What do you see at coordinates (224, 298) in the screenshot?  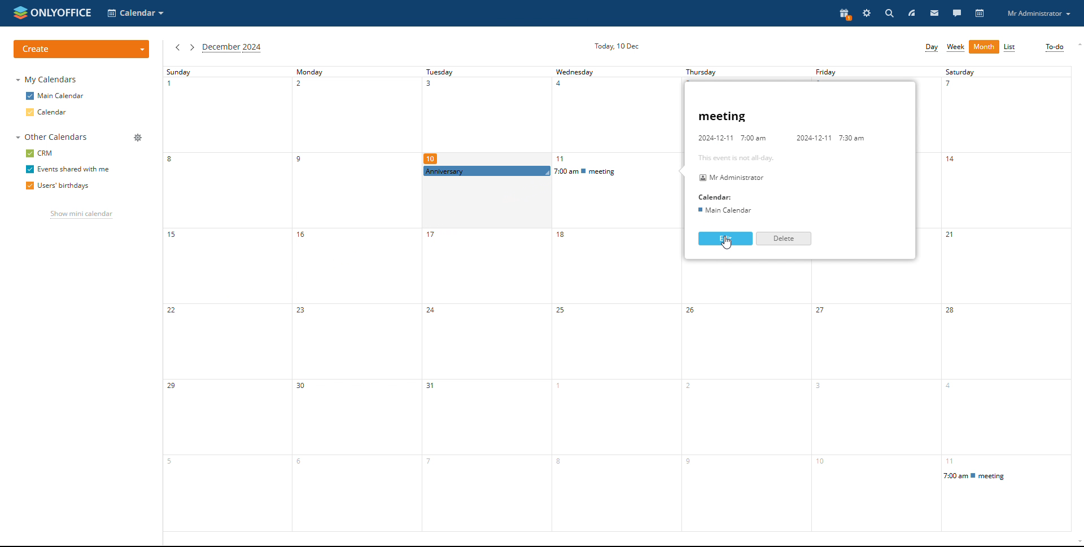 I see `sunday` at bounding box center [224, 298].